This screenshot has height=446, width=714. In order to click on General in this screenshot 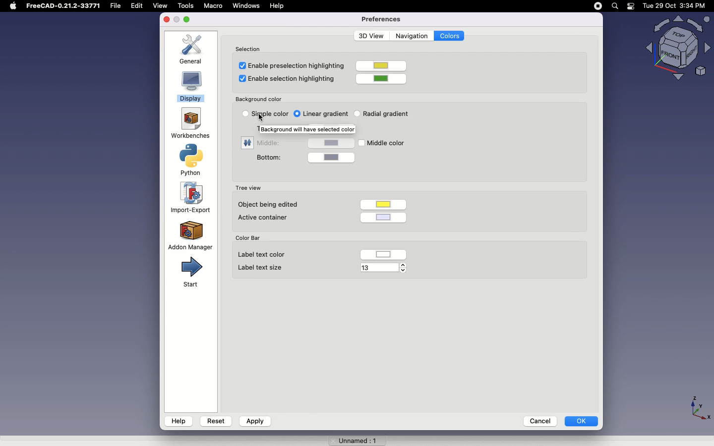, I will do `click(194, 49)`.